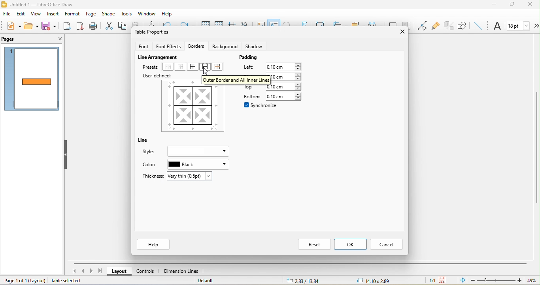  I want to click on borders, so click(196, 45).